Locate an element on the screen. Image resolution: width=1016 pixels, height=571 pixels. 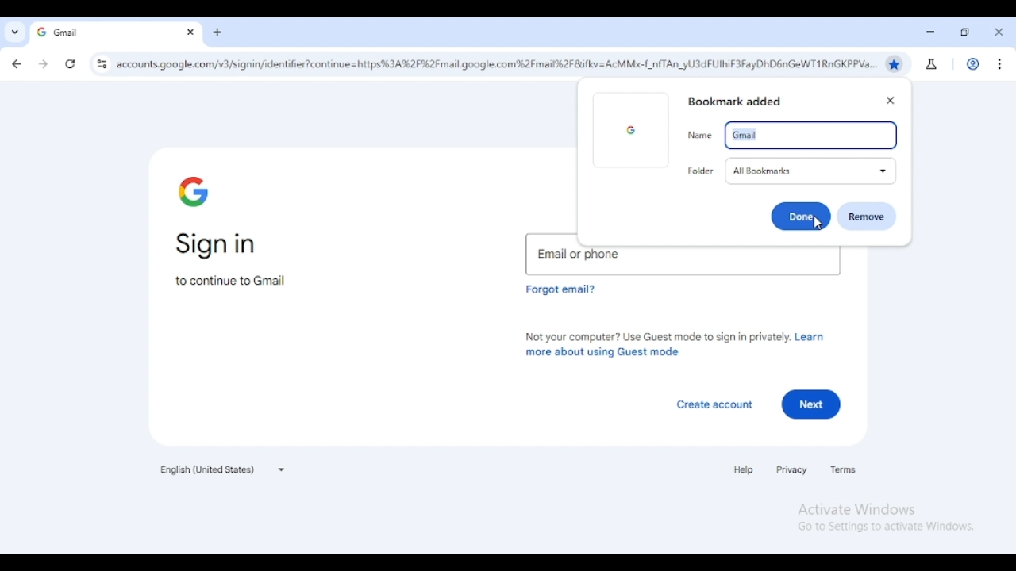
remove is located at coordinates (868, 217).